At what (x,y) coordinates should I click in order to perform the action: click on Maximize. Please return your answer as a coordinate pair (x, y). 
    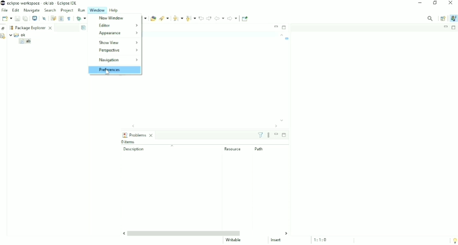
    Looking at the image, I should click on (284, 135).